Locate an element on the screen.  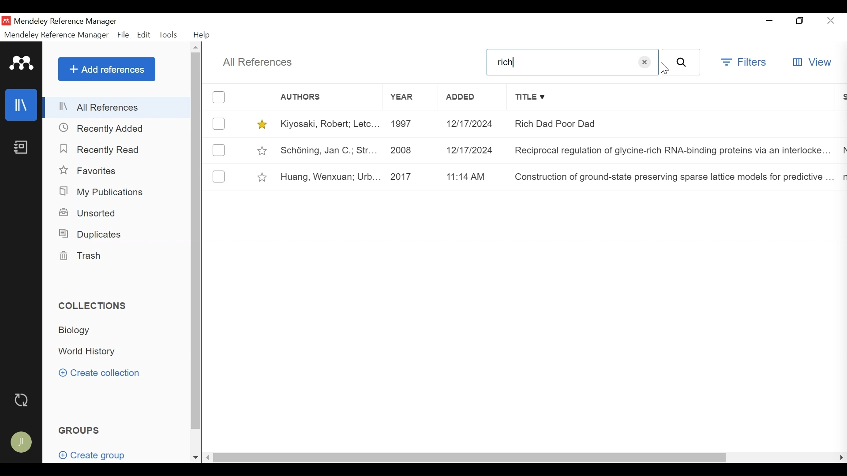
Create Collections is located at coordinates (101, 374).